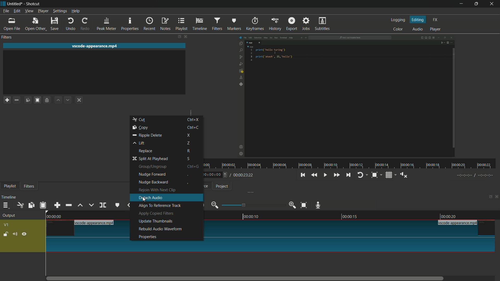 The height and width of the screenshot is (281, 500). Describe the element at coordinates (20, 205) in the screenshot. I see `cut` at that location.